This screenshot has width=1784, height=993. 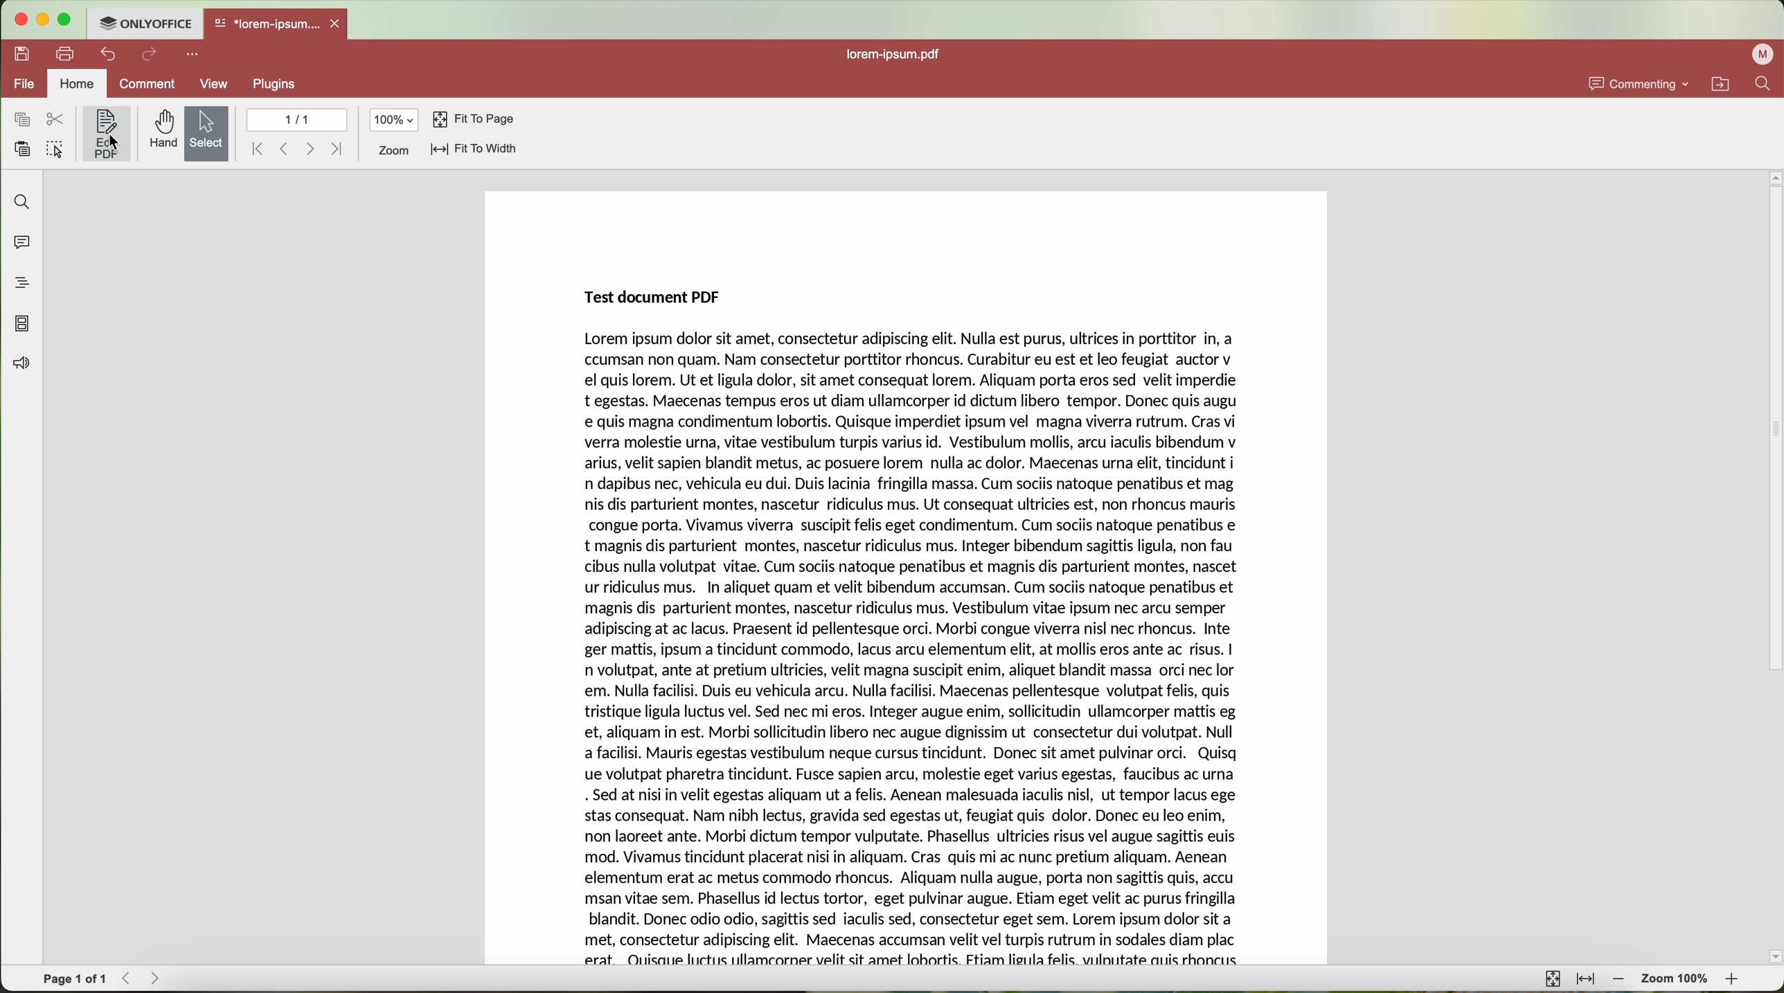 What do you see at coordinates (19, 240) in the screenshot?
I see `comments` at bounding box center [19, 240].